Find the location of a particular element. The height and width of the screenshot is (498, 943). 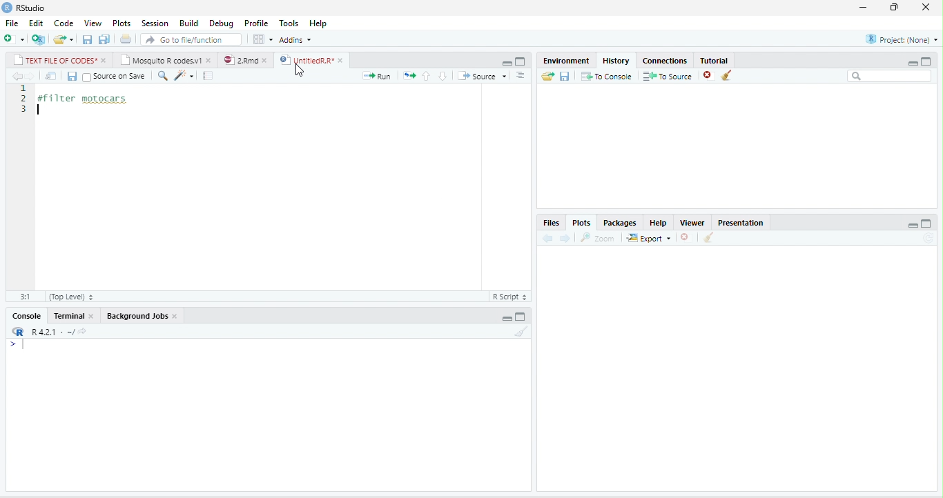

save all is located at coordinates (104, 39).